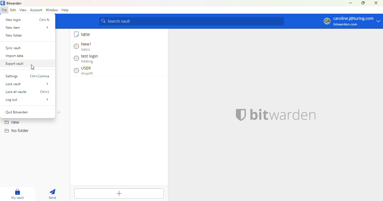 Image resolution: width=383 pixels, height=201 pixels. What do you see at coordinates (23, 10) in the screenshot?
I see `view` at bounding box center [23, 10].